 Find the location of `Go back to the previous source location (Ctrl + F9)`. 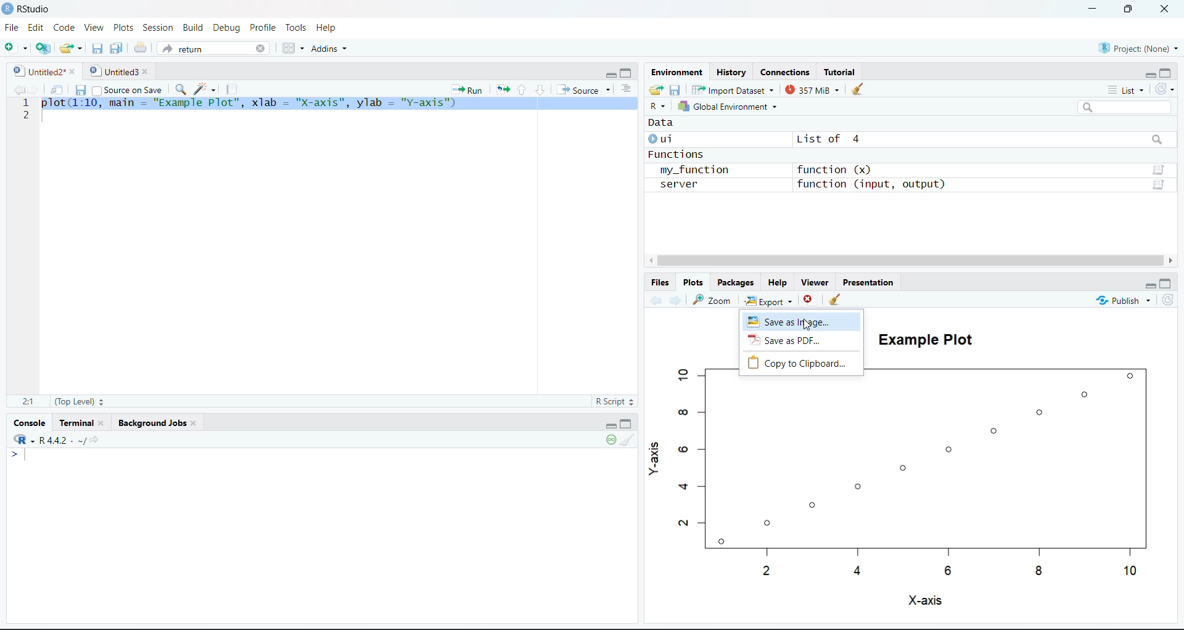

Go back to the previous source location (Ctrl + F9) is located at coordinates (655, 300).